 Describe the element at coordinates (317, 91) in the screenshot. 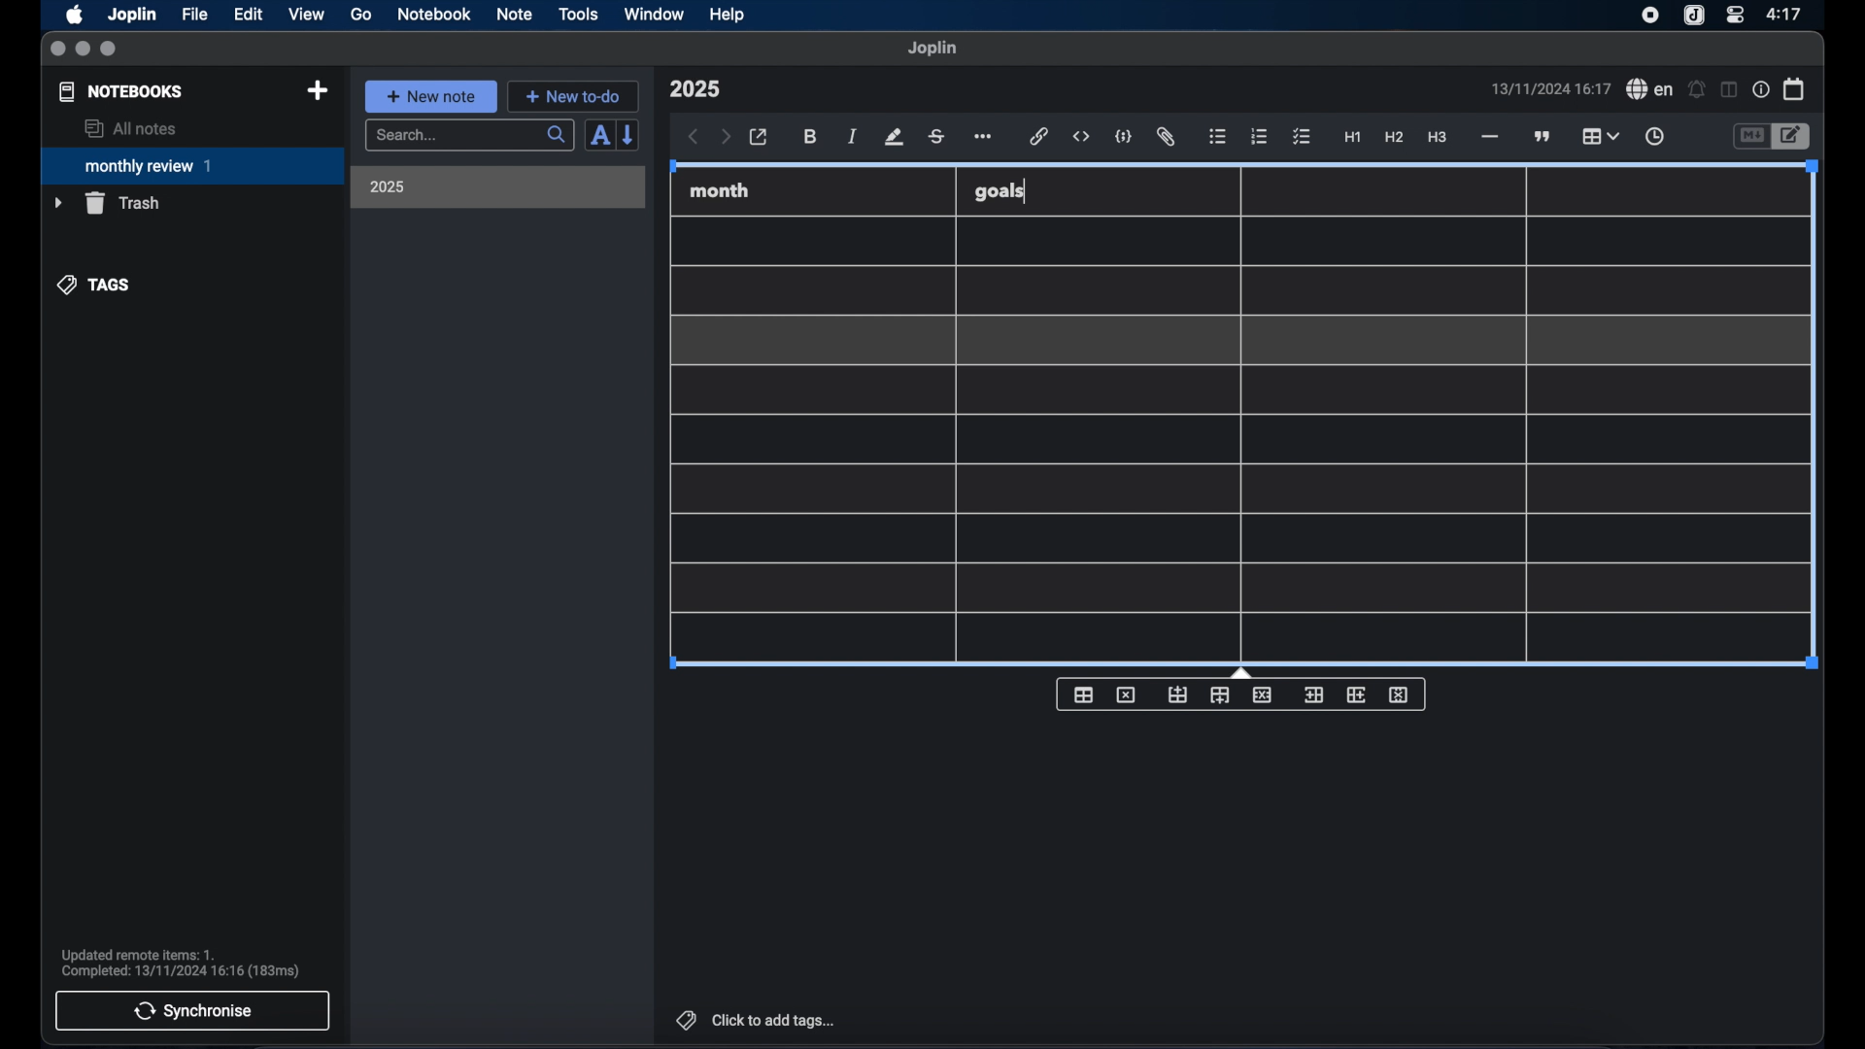

I see `new notebook` at that location.